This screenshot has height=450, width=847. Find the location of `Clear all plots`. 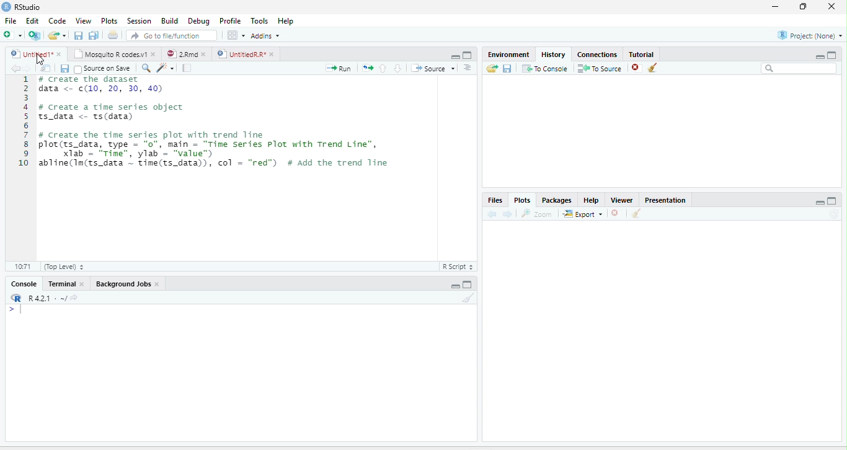

Clear all plots is located at coordinates (637, 213).